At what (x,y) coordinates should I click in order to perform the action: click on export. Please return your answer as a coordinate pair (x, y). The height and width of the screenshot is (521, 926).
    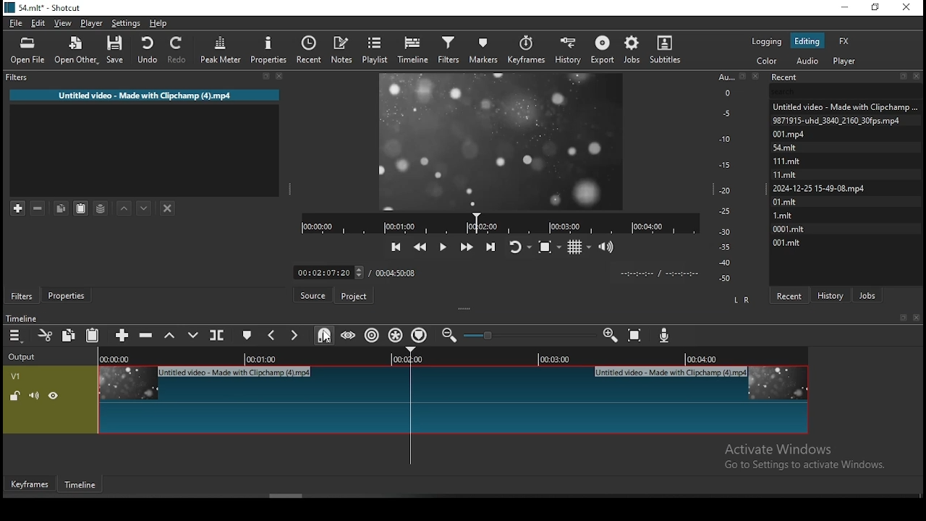
    Looking at the image, I should click on (601, 51).